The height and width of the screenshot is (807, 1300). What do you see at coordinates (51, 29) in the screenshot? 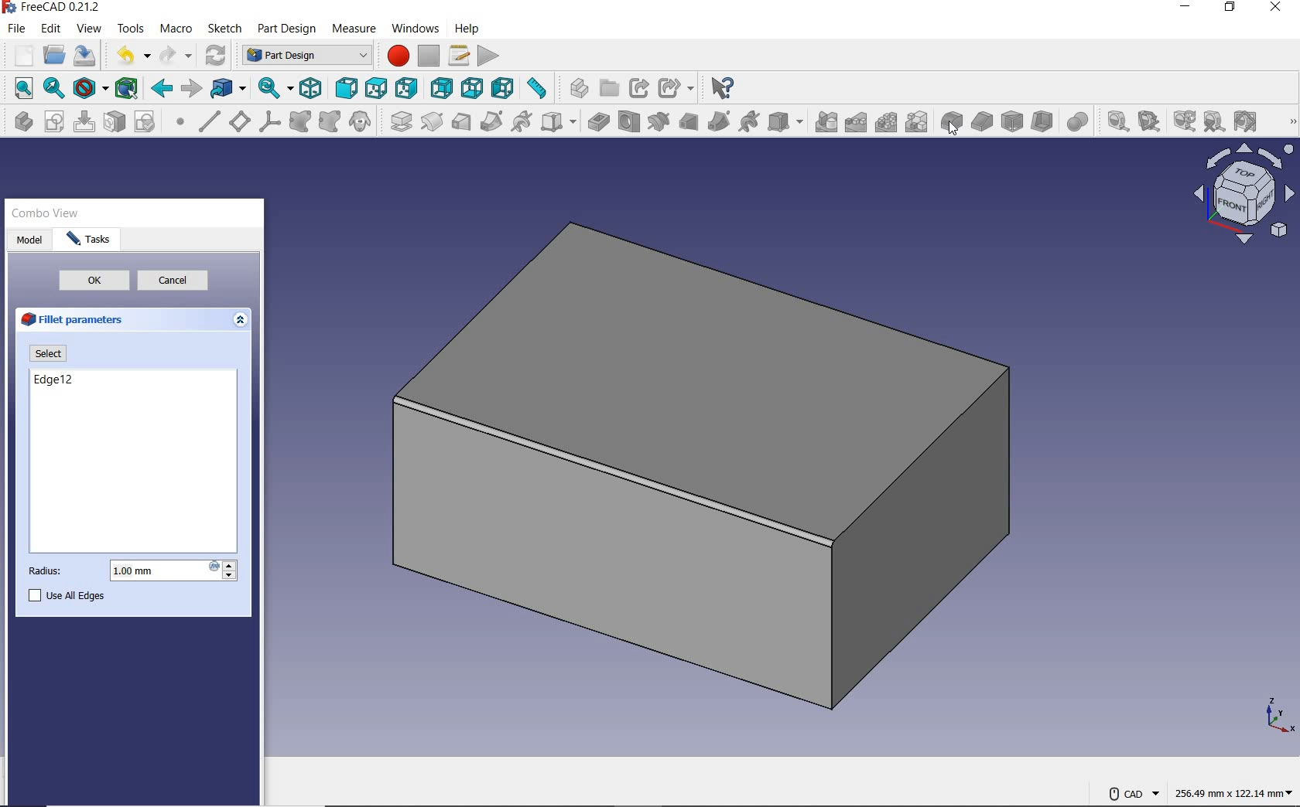
I see `edit` at bounding box center [51, 29].